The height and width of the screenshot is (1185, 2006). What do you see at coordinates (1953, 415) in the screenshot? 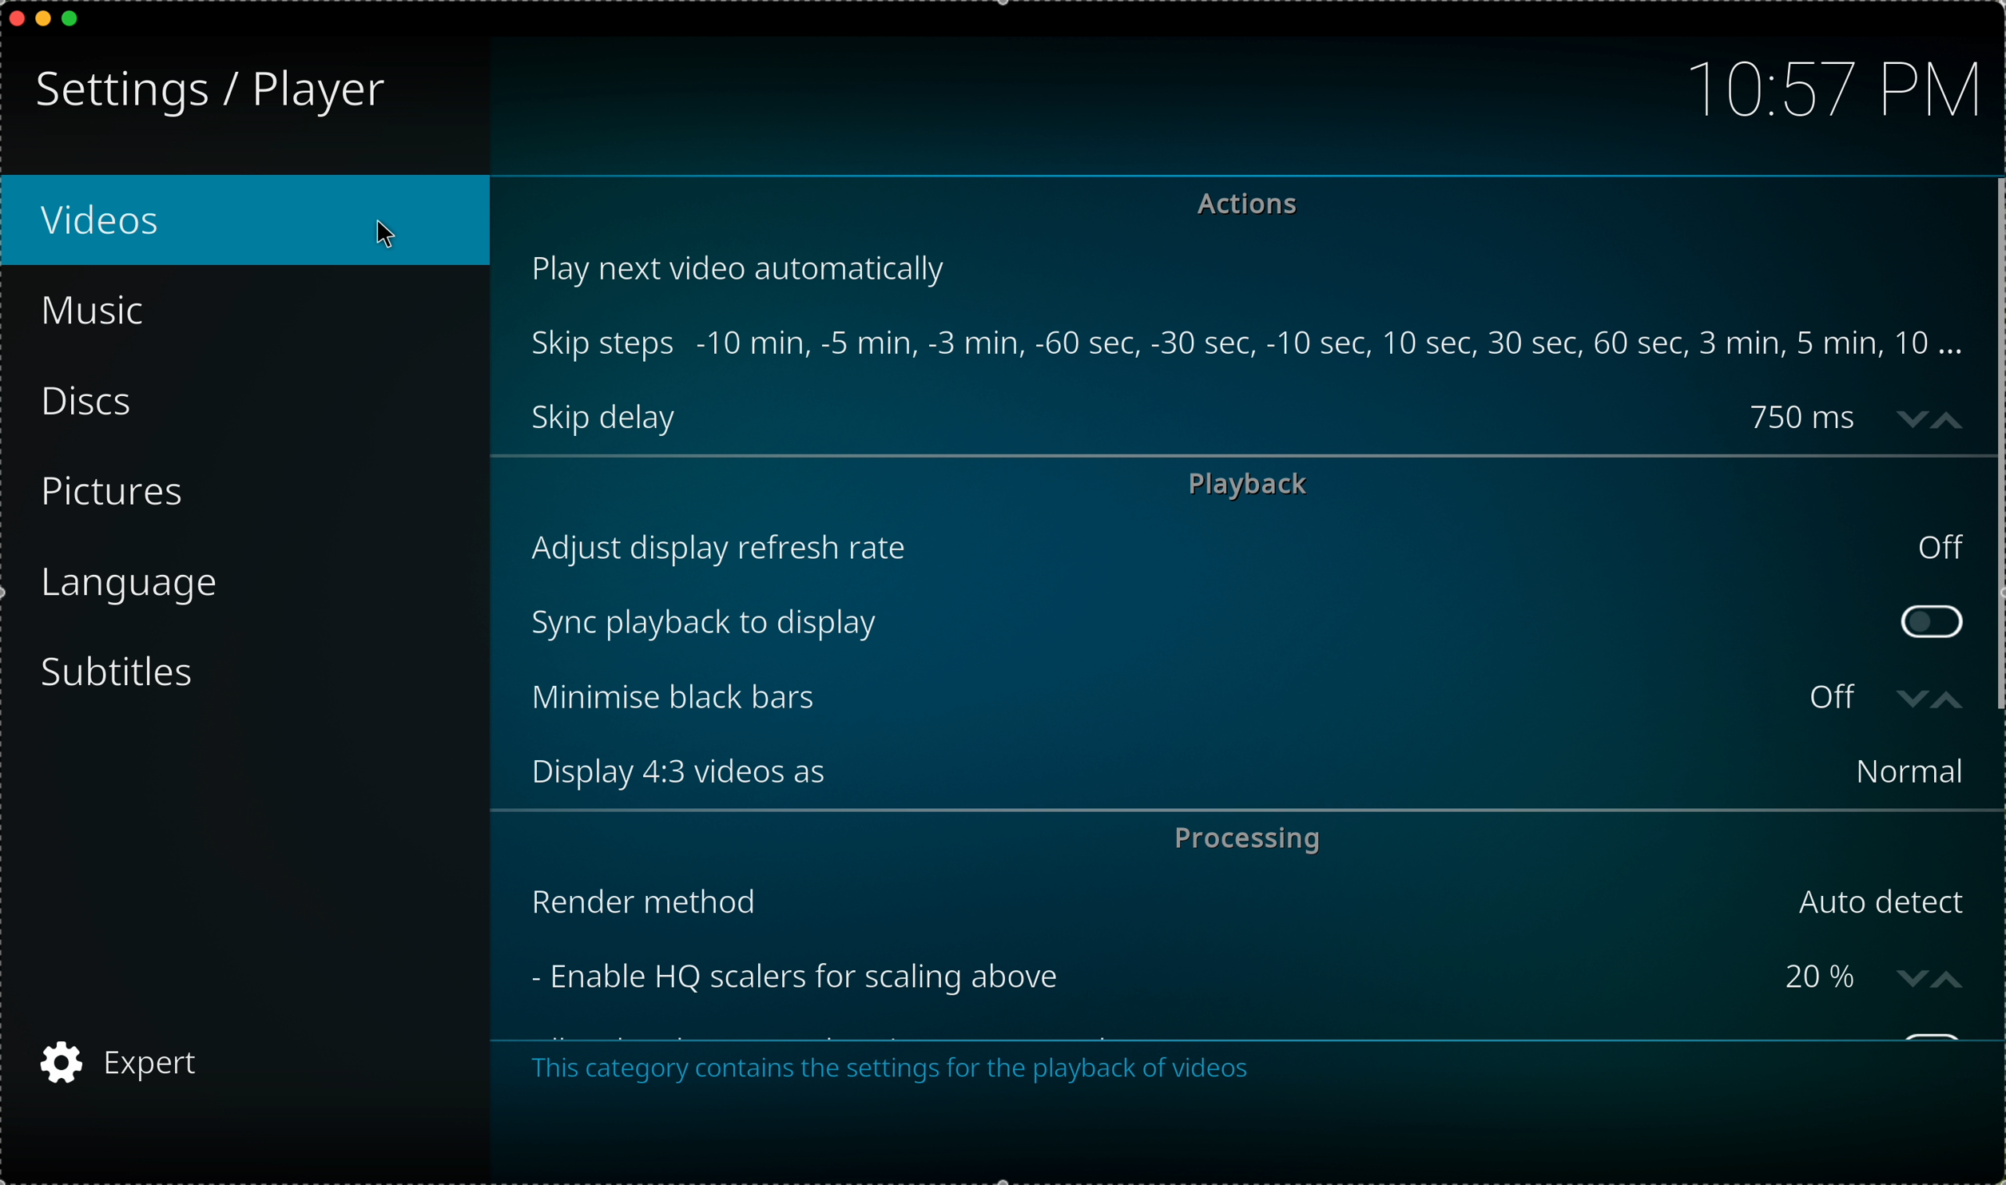
I see `increase value ` at bounding box center [1953, 415].